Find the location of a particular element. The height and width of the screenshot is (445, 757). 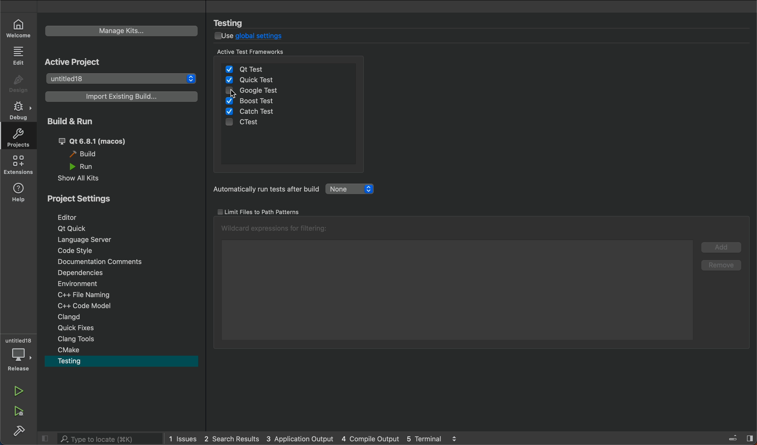

code modal is located at coordinates (124, 307).